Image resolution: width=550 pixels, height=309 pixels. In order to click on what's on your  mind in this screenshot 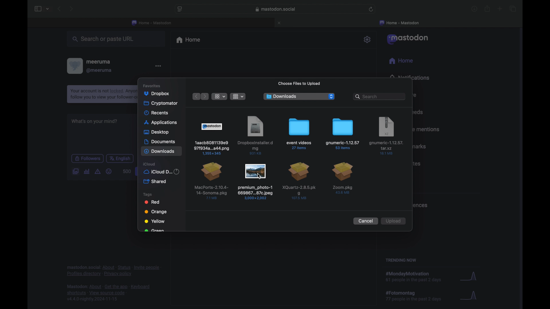, I will do `click(94, 121)`.